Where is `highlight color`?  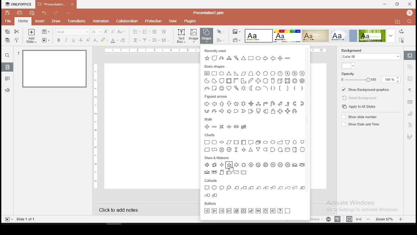 highlight color is located at coordinates (104, 40).